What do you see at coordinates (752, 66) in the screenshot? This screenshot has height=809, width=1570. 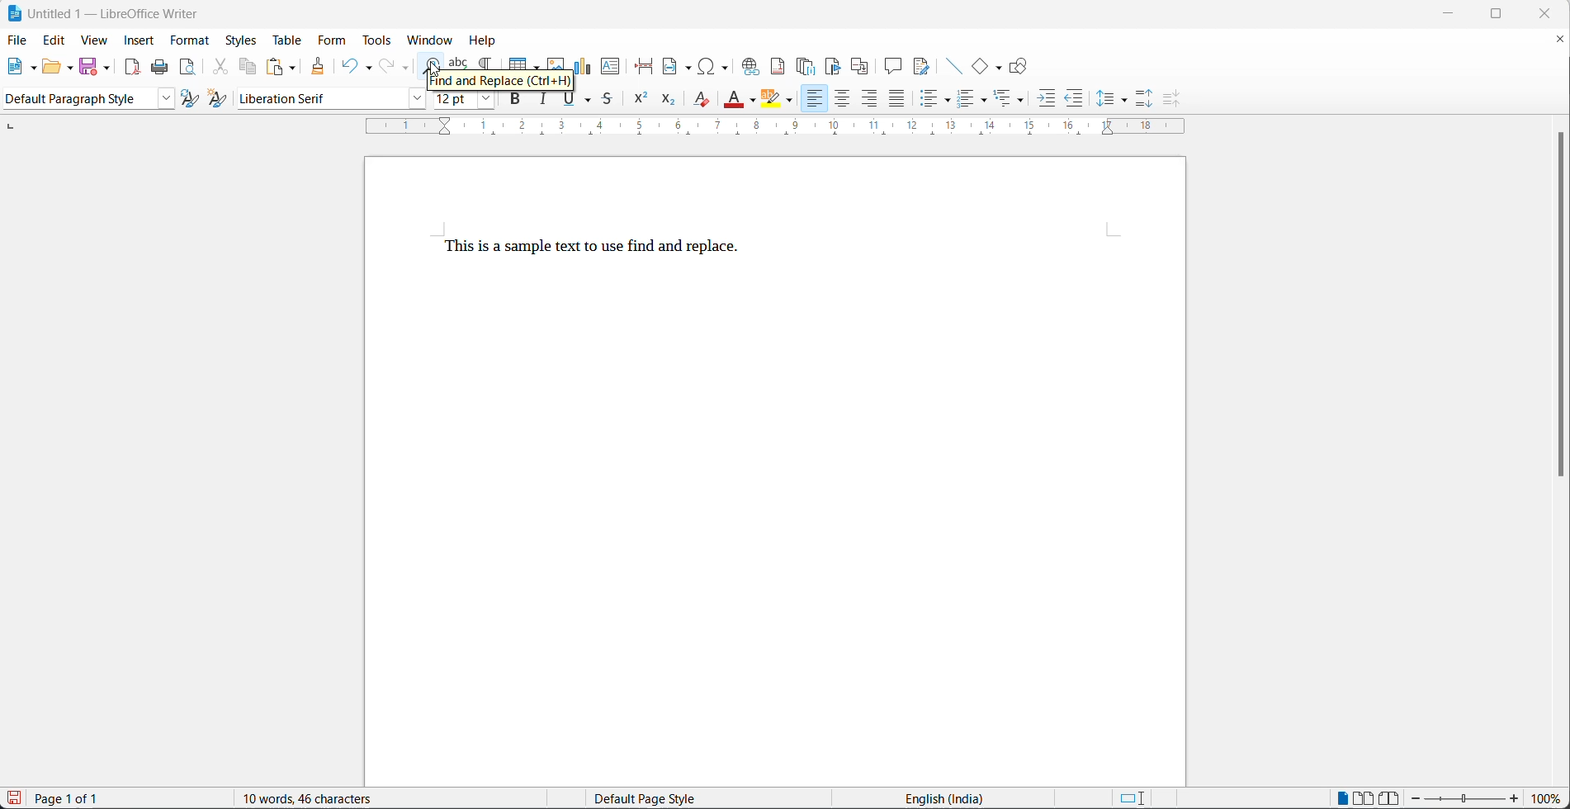 I see `insert hyperlink` at bounding box center [752, 66].